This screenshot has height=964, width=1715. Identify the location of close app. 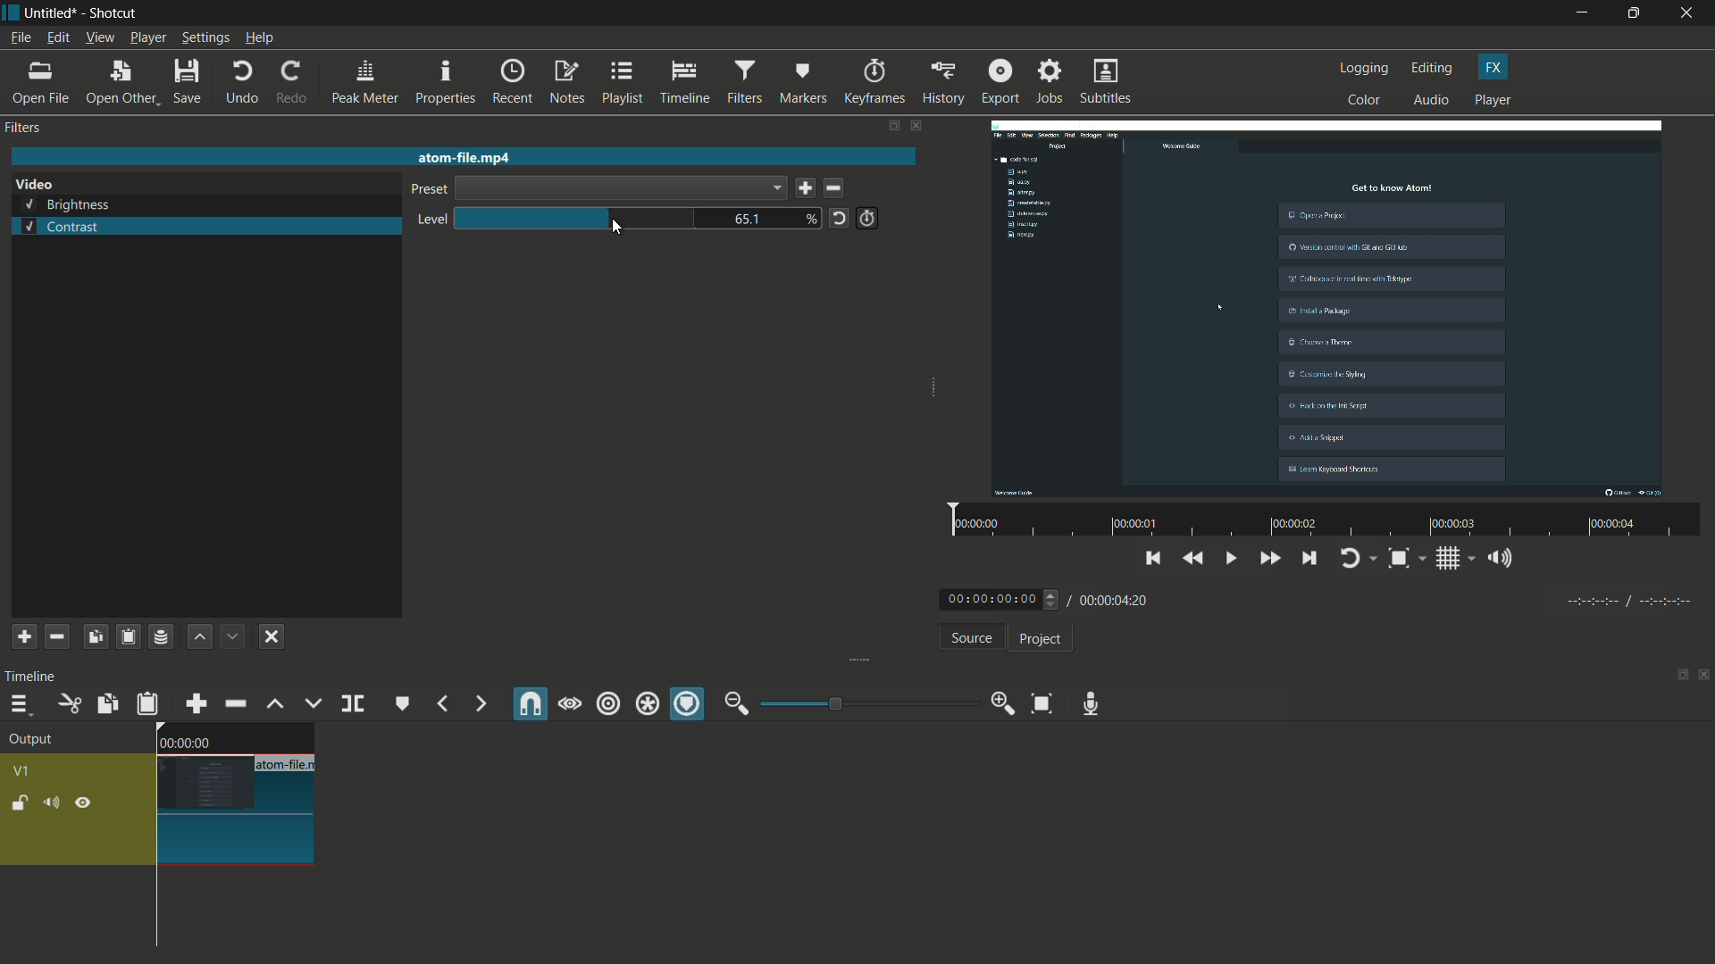
(1689, 13).